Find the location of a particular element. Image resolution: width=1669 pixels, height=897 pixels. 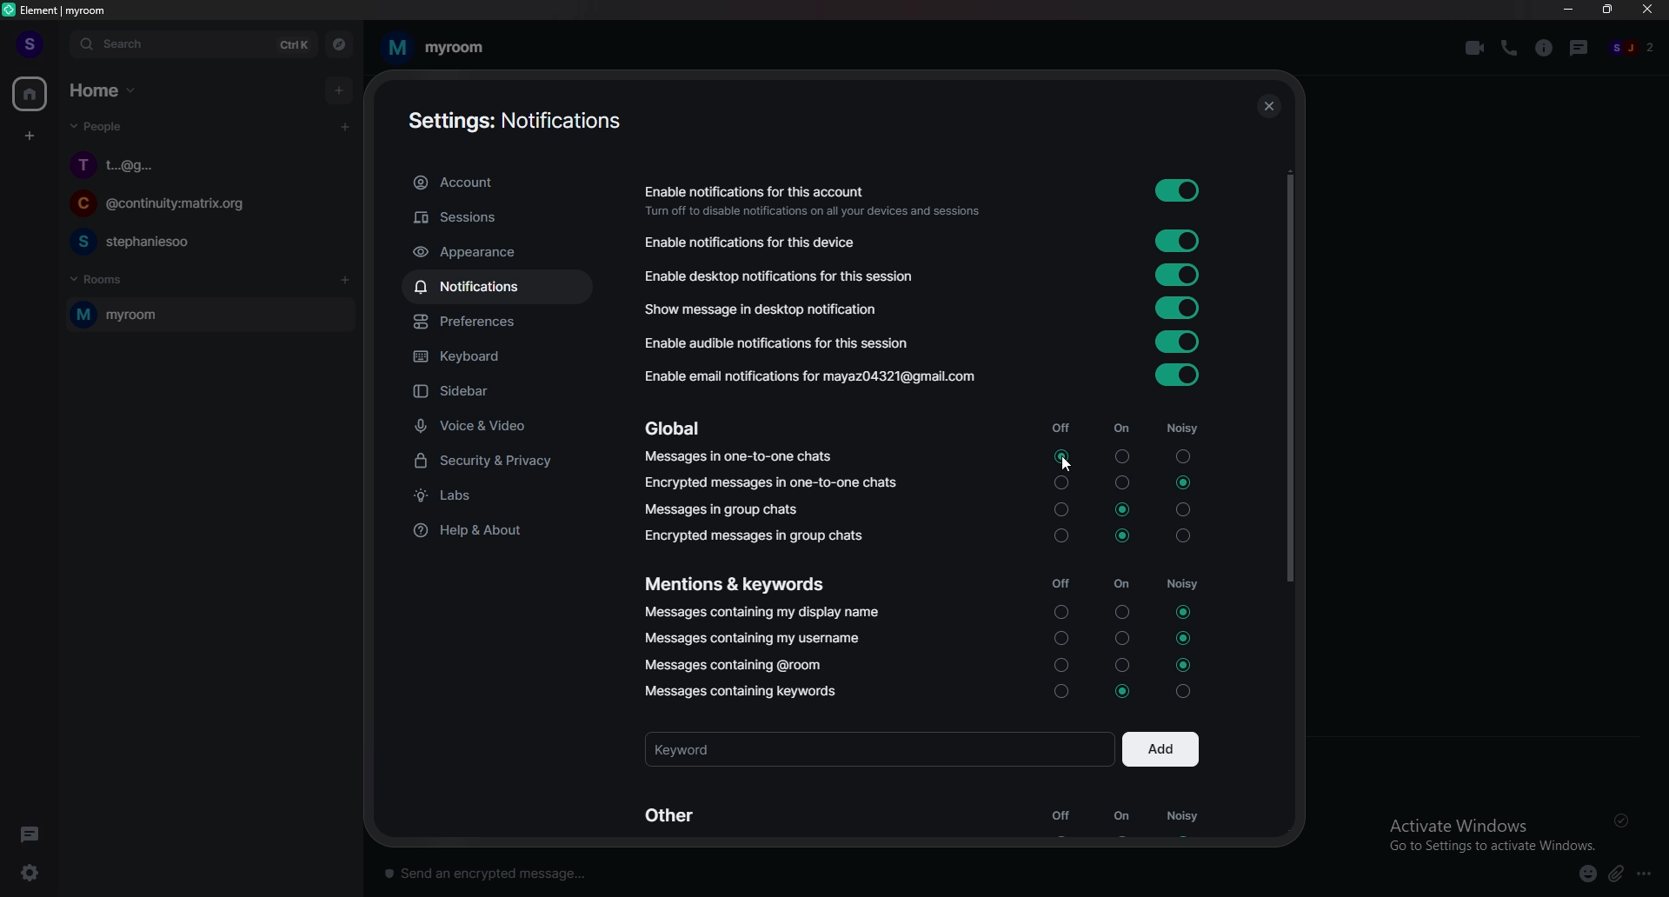

notifications is located at coordinates (495, 285).